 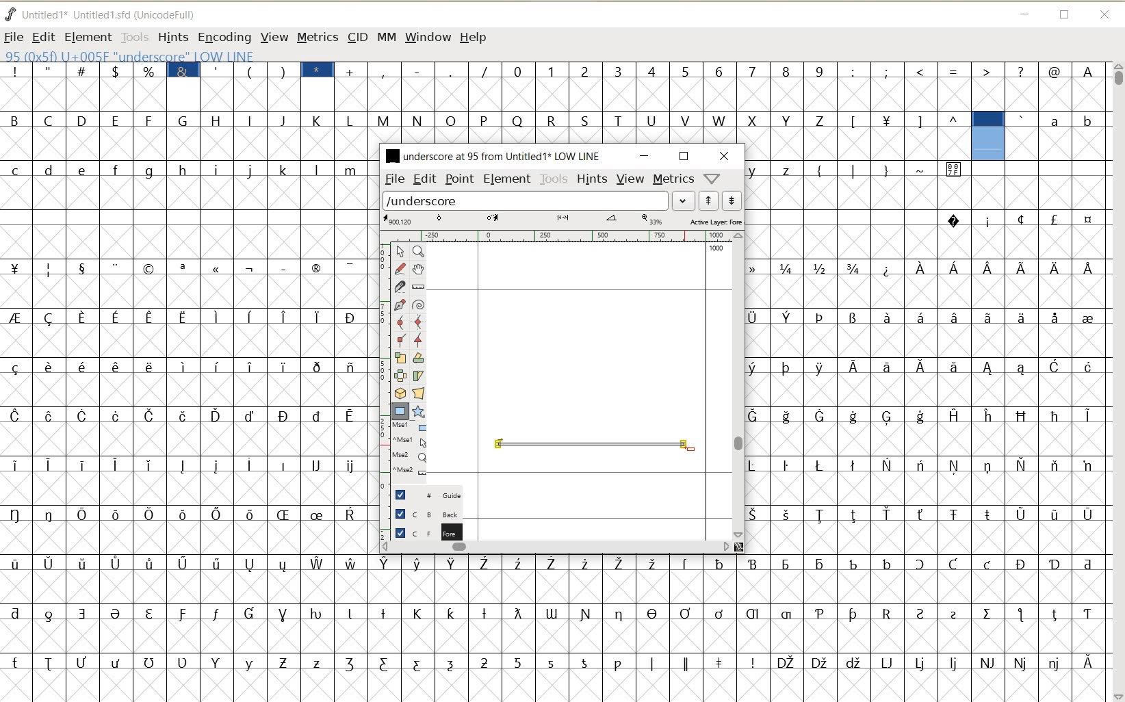 What do you see at coordinates (1117, 382) in the screenshot?
I see `SCROLLBAR` at bounding box center [1117, 382].